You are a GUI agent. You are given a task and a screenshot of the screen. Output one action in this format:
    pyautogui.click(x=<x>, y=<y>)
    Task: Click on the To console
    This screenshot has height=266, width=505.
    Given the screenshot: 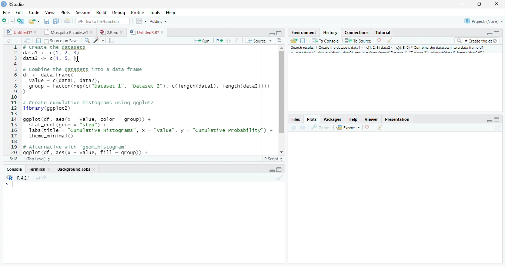 What is the action you would take?
    pyautogui.click(x=326, y=41)
    